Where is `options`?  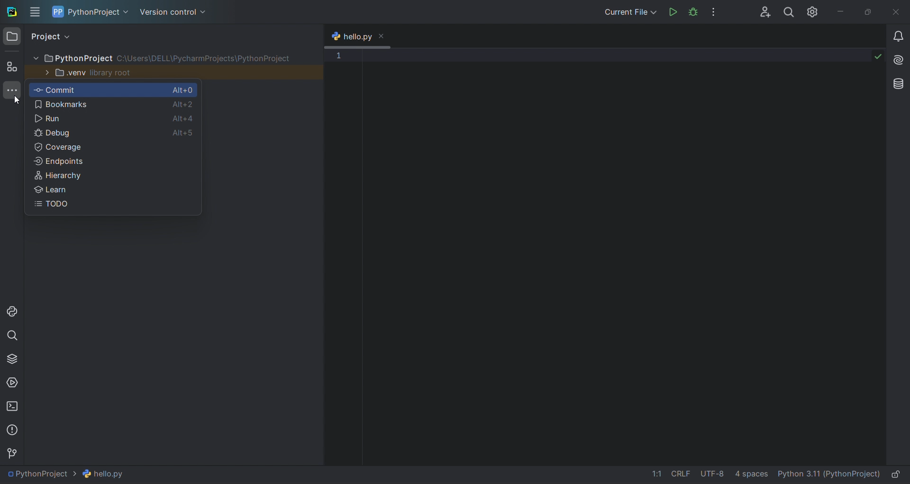
options is located at coordinates (714, 11).